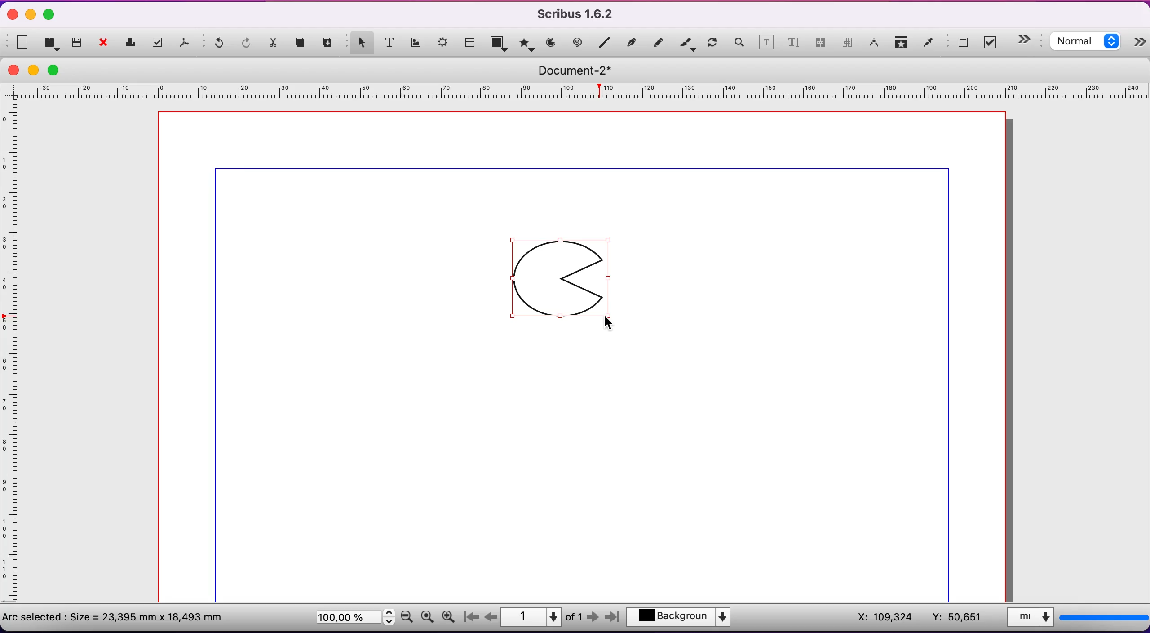 The width and height of the screenshot is (1150, 633). What do you see at coordinates (1140, 44) in the screenshot?
I see `hide/show panel` at bounding box center [1140, 44].